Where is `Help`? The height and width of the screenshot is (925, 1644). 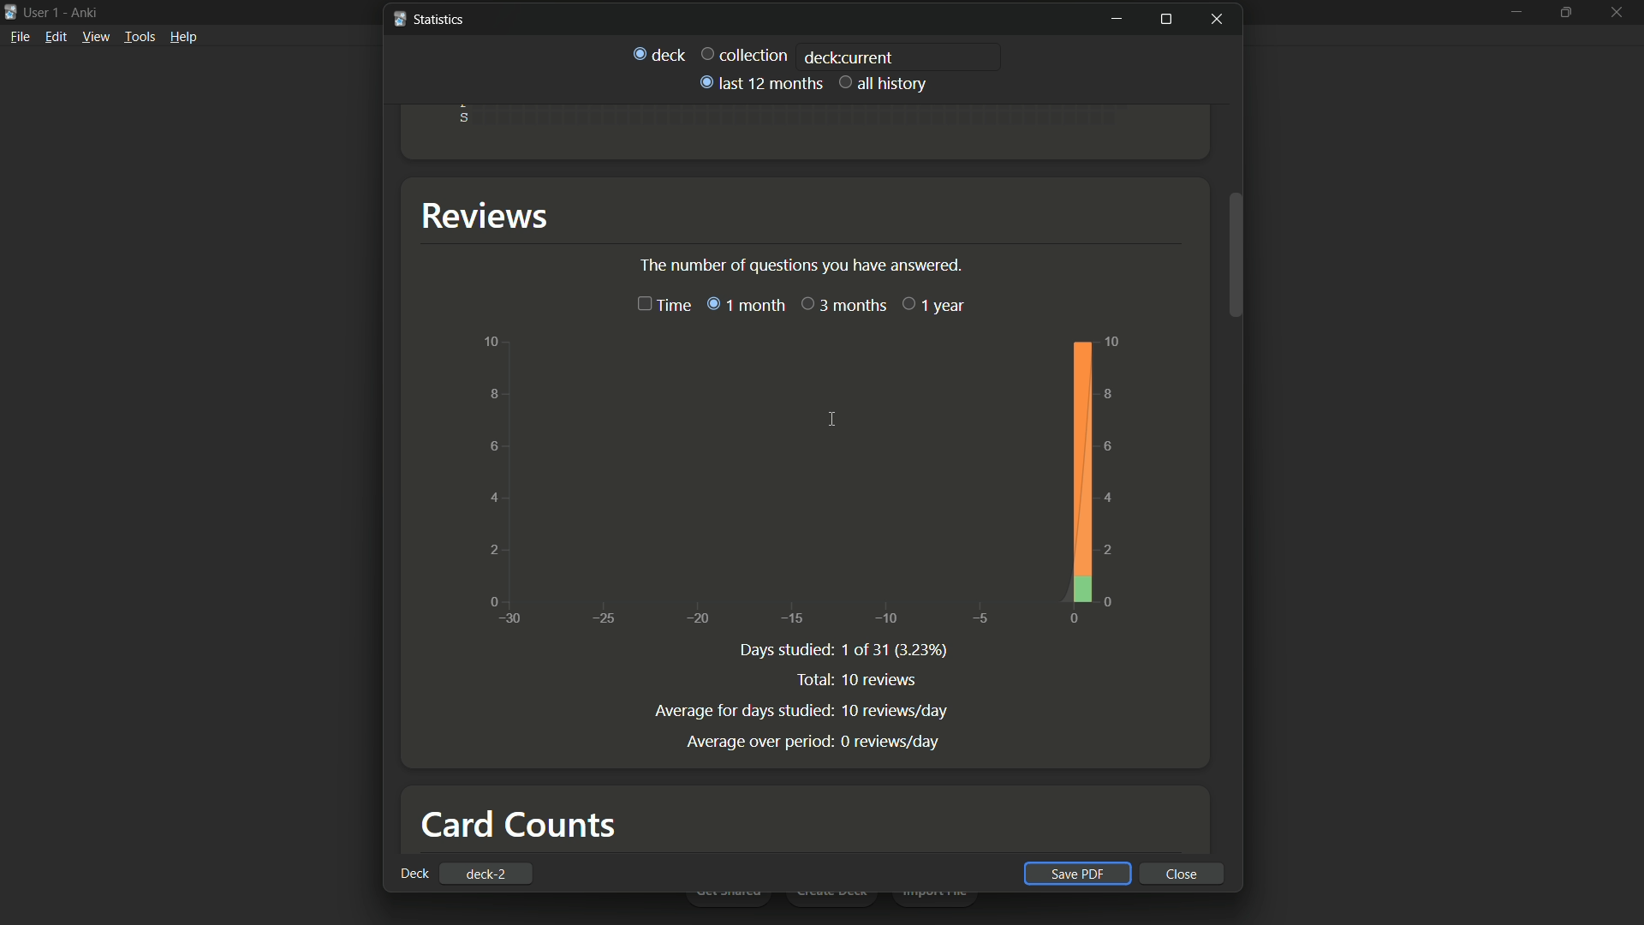
Help is located at coordinates (186, 41).